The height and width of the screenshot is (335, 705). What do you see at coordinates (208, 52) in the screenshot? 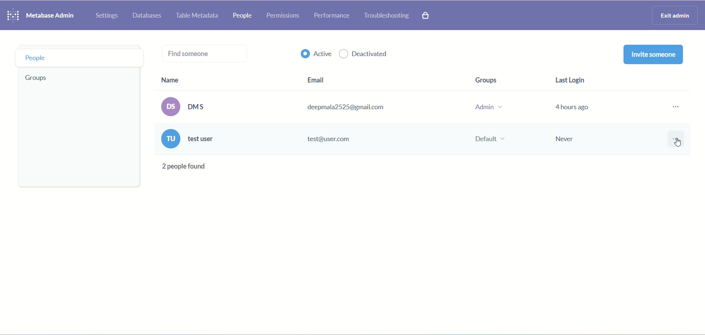
I see `find someone` at bounding box center [208, 52].